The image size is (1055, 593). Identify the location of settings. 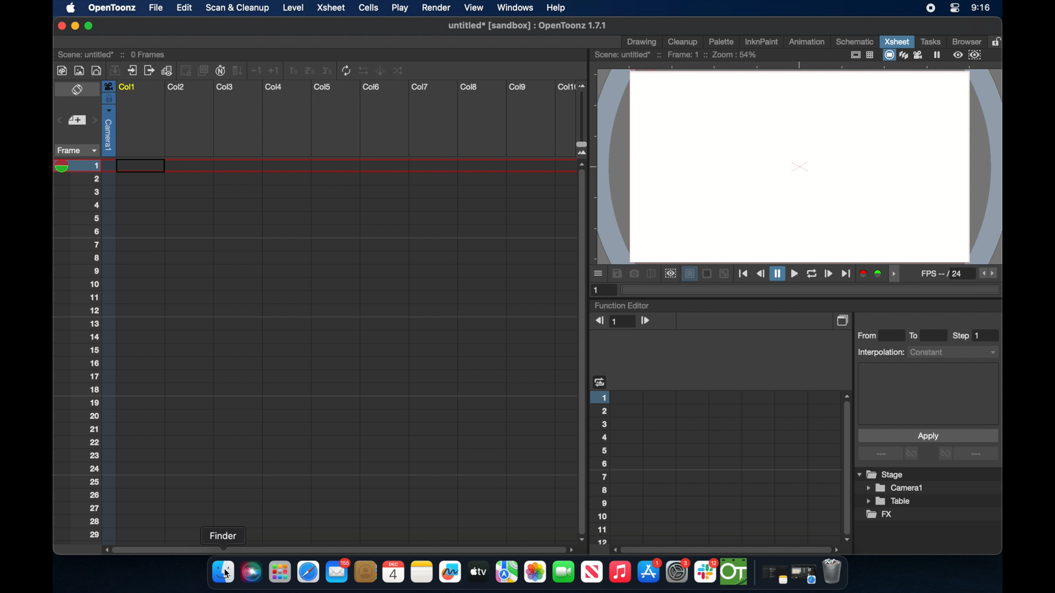
(679, 572).